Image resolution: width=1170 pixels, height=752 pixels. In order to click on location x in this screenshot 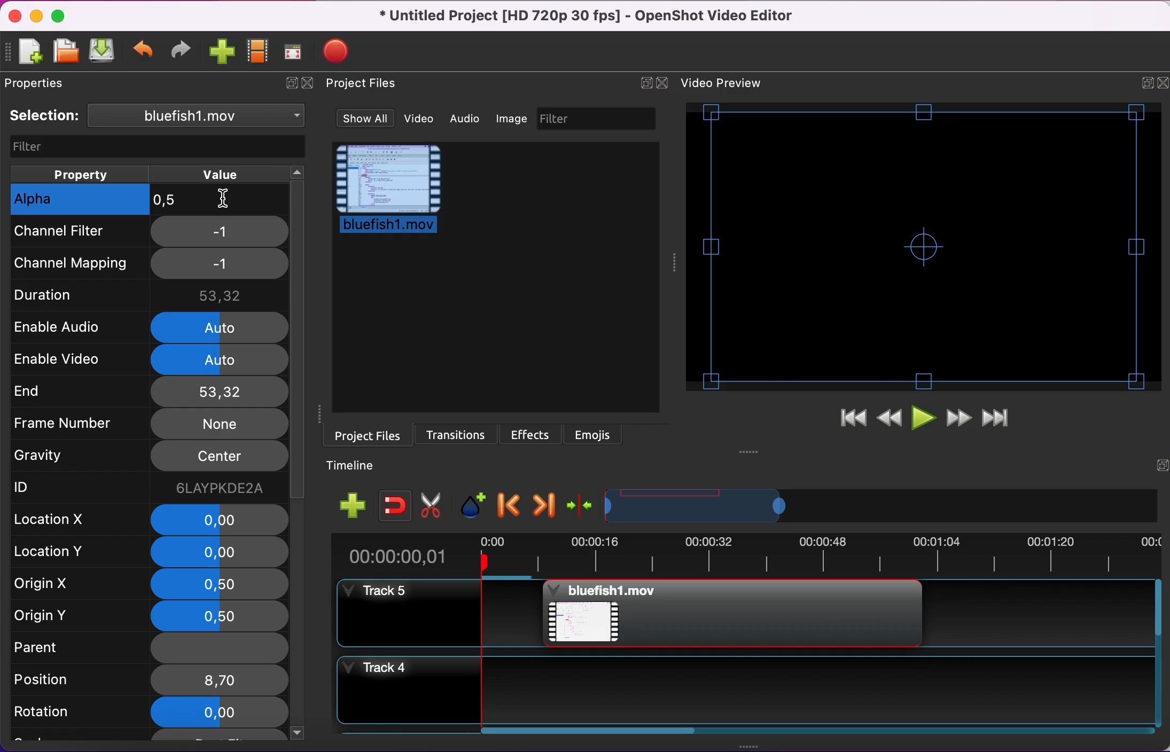, I will do `click(61, 521)`.